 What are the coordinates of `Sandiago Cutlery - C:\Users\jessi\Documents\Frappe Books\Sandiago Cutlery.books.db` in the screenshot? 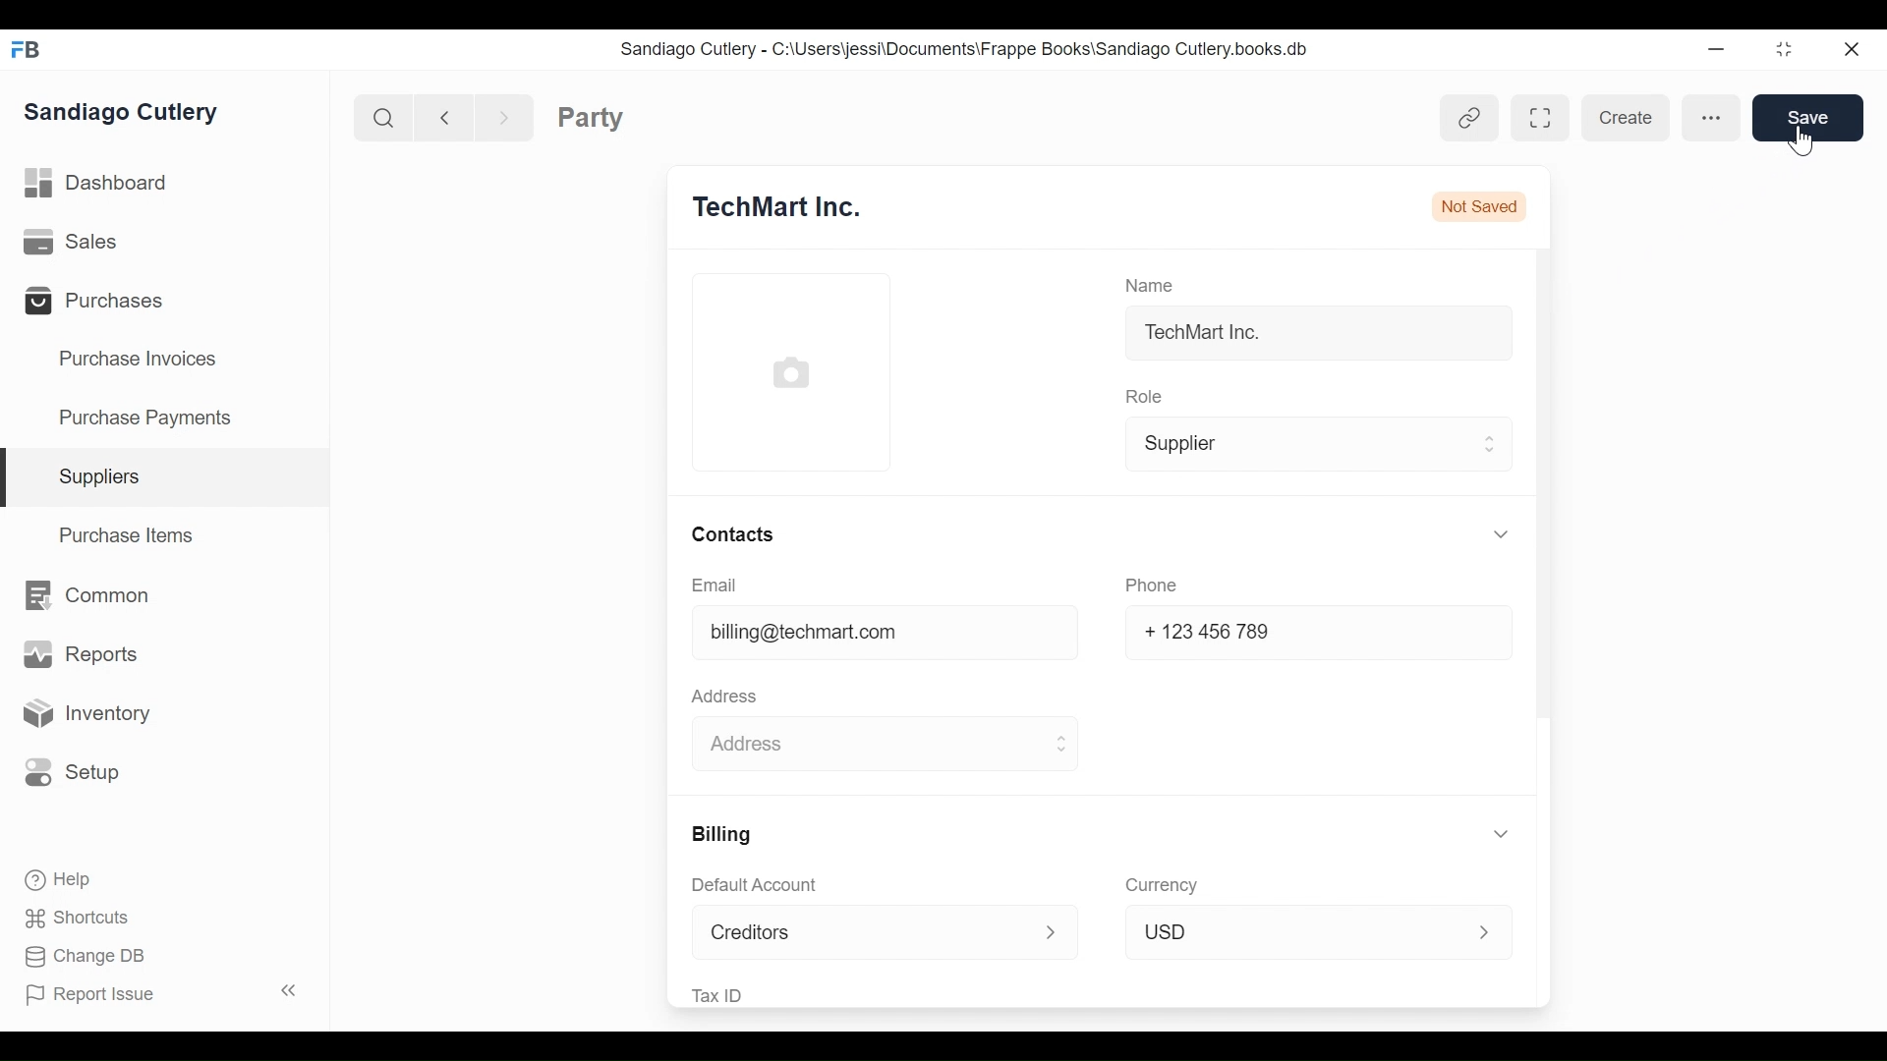 It's located at (983, 50).